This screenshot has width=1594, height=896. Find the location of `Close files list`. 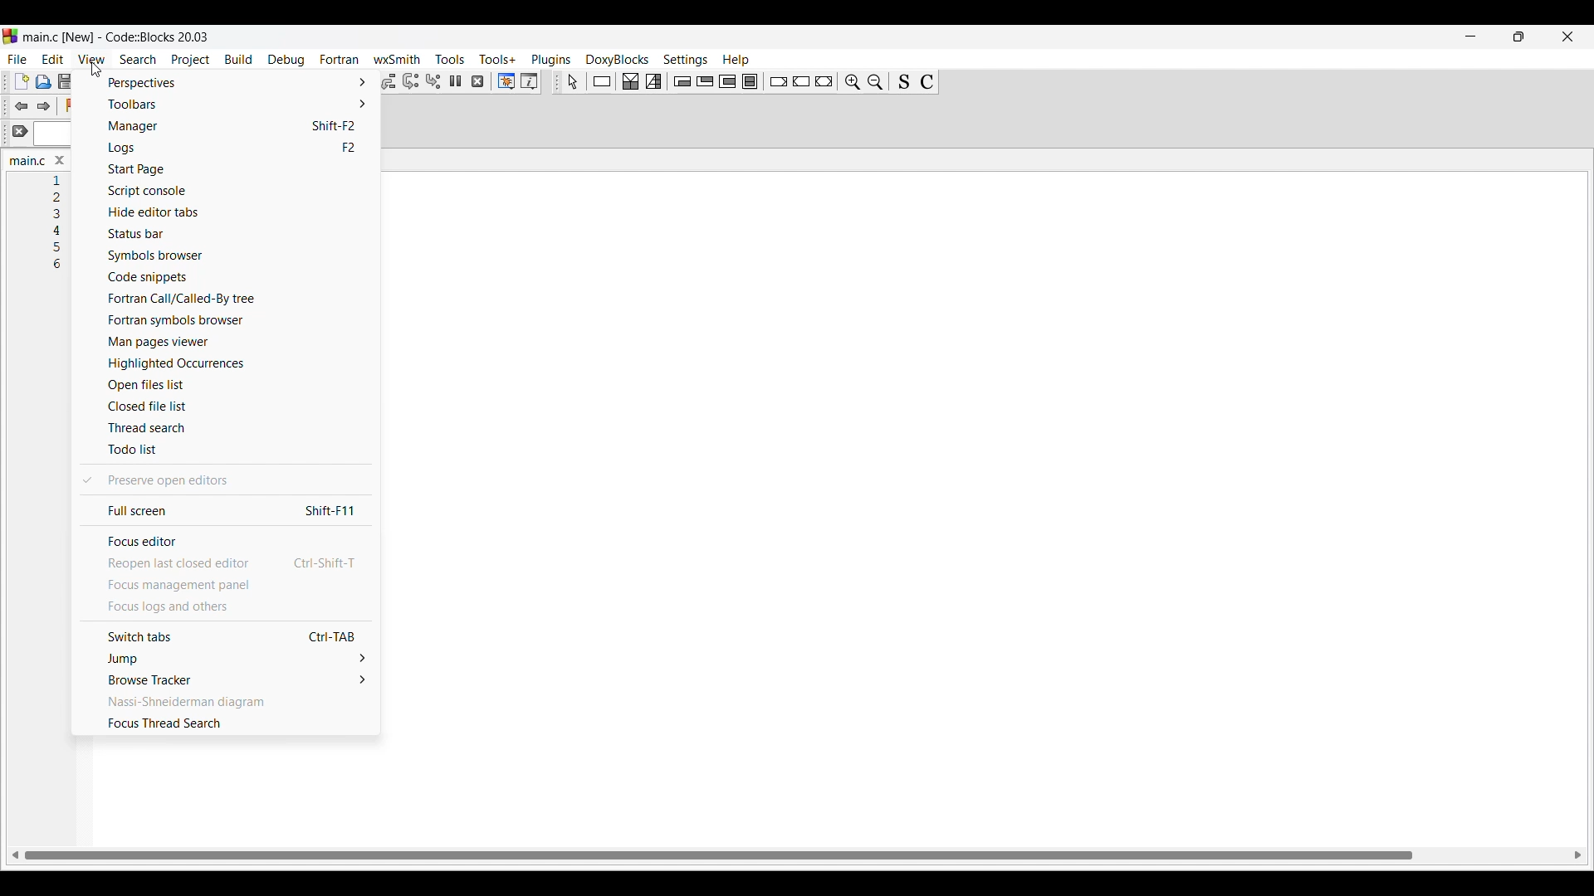

Close files list is located at coordinates (232, 407).